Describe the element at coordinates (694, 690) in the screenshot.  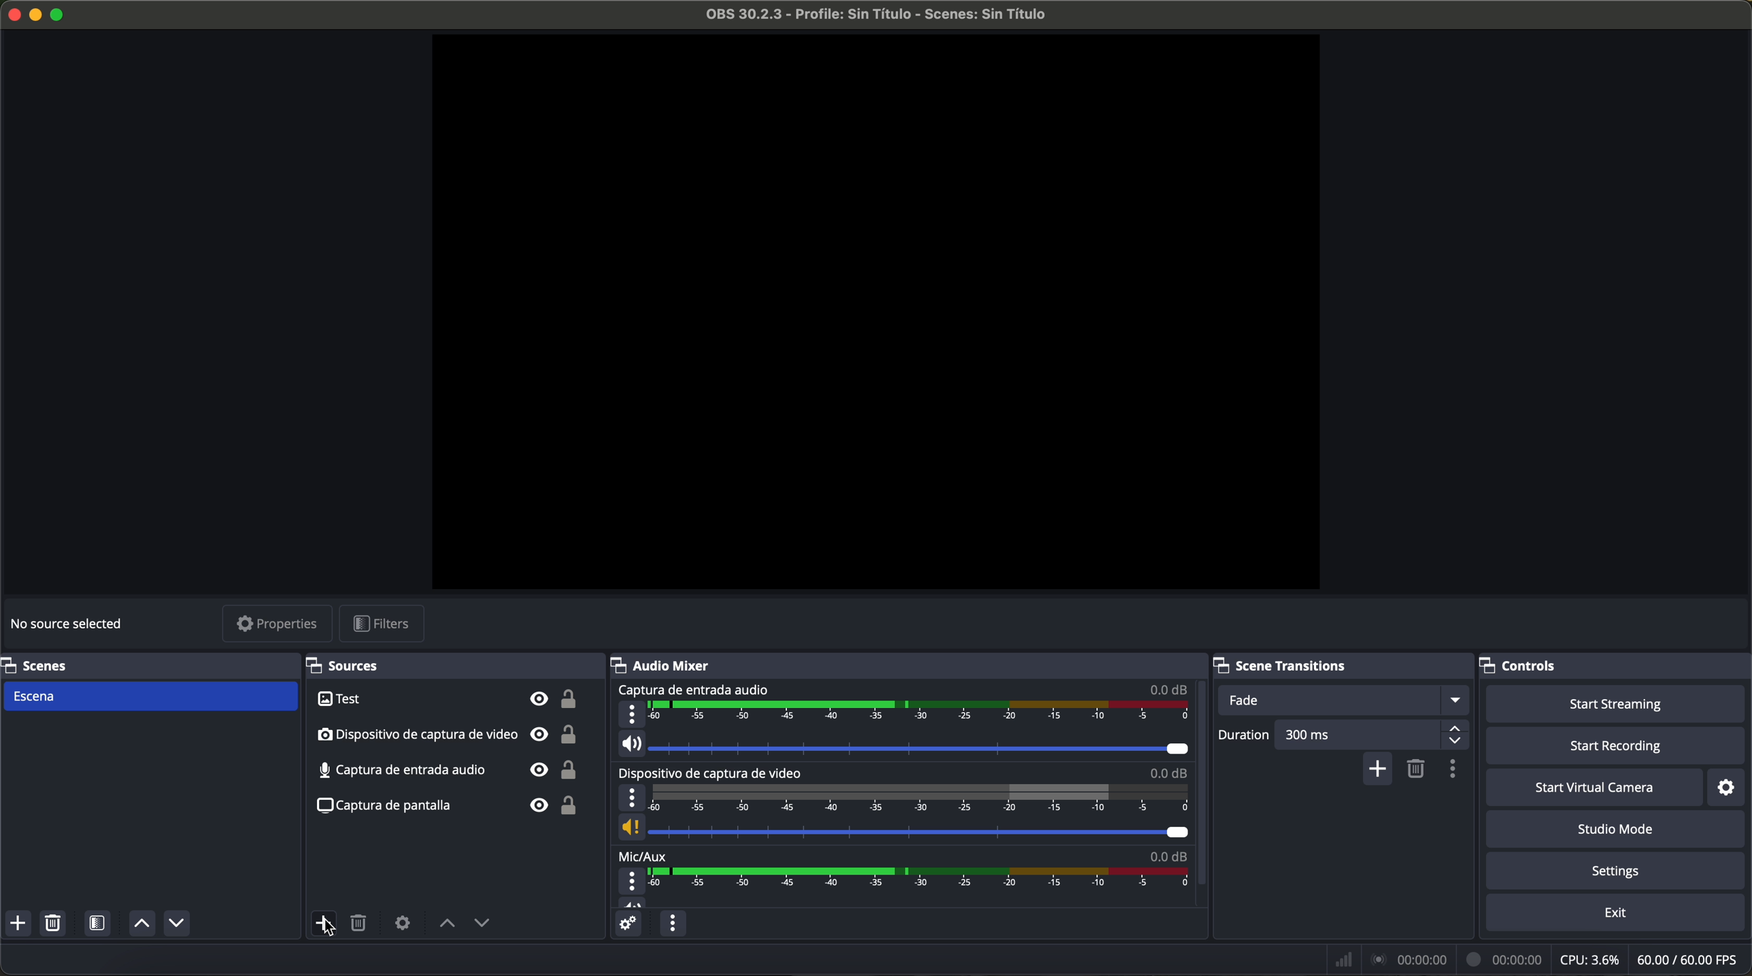
I see `audio input capture` at that location.